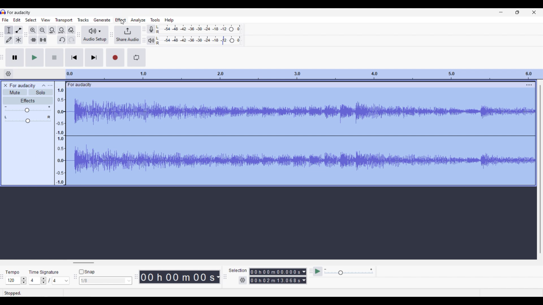 This screenshot has width=543, height=305. Describe the element at coordinates (43, 30) in the screenshot. I see `Zoom out` at that location.